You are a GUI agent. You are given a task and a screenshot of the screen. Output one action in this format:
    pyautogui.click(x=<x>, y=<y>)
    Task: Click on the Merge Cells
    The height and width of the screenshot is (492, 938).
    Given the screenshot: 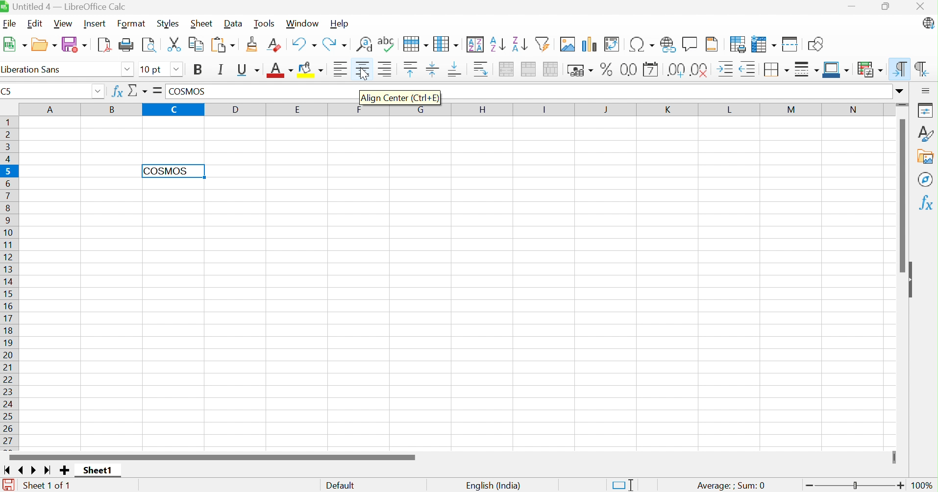 What is the action you would take?
    pyautogui.click(x=528, y=70)
    